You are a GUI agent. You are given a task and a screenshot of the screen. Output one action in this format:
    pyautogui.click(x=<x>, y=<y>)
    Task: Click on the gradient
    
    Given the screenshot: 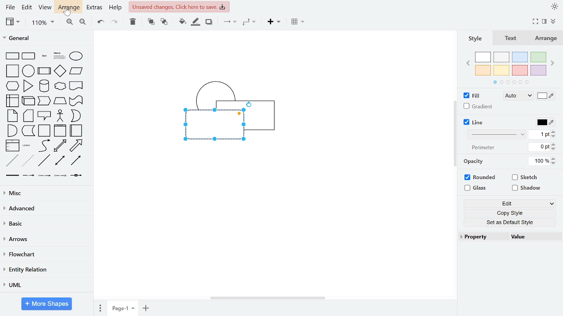 What is the action you would take?
    pyautogui.click(x=478, y=106)
    